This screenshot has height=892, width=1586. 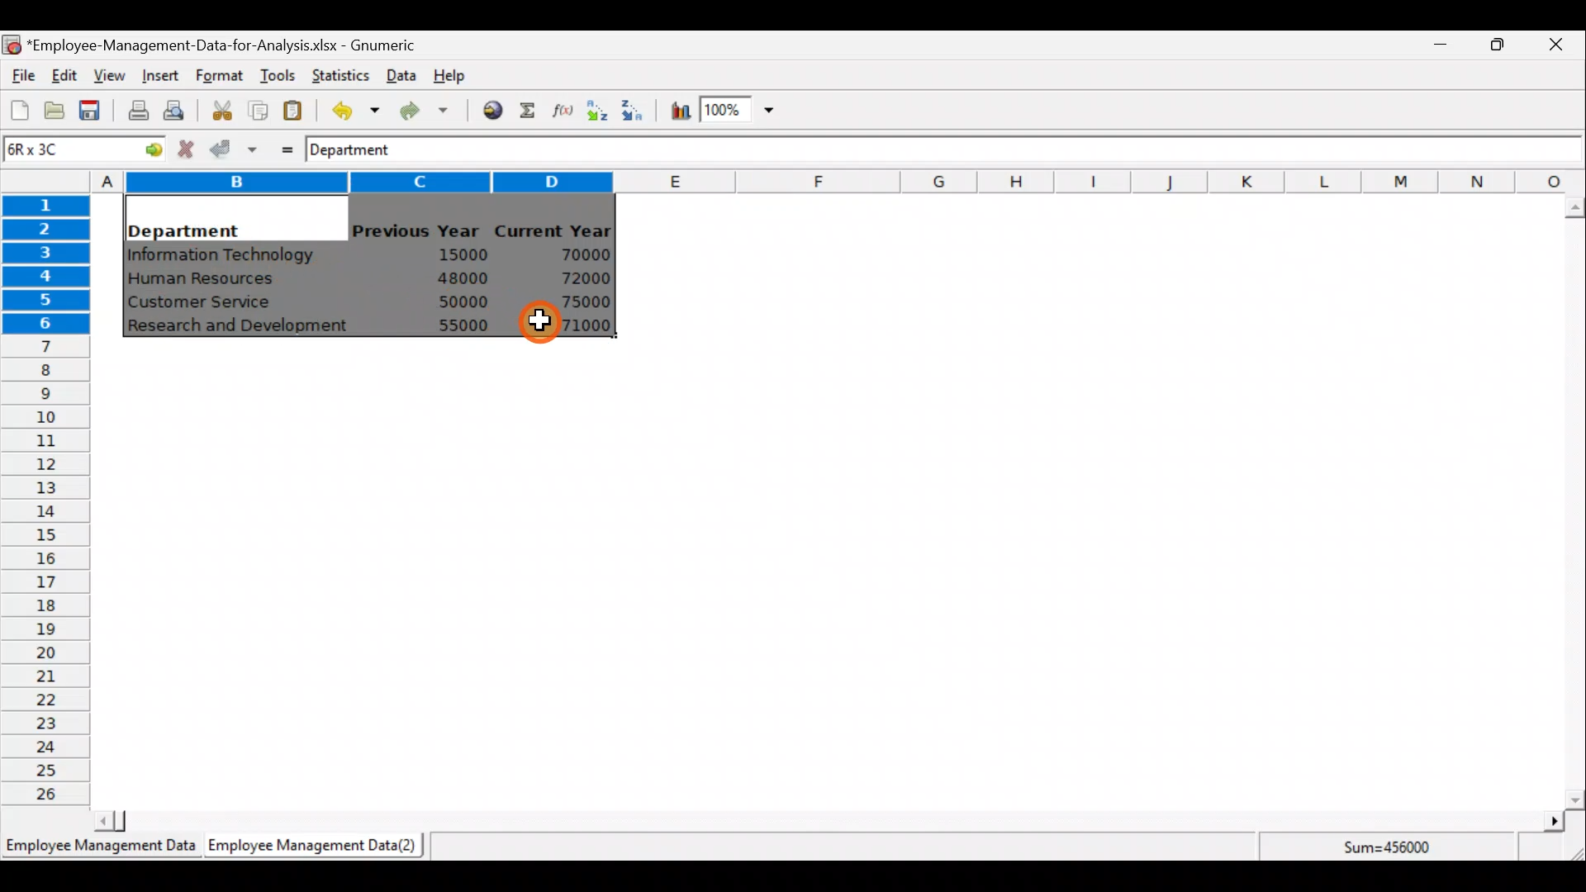 I want to click on Zoom, so click(x=739, y=112).